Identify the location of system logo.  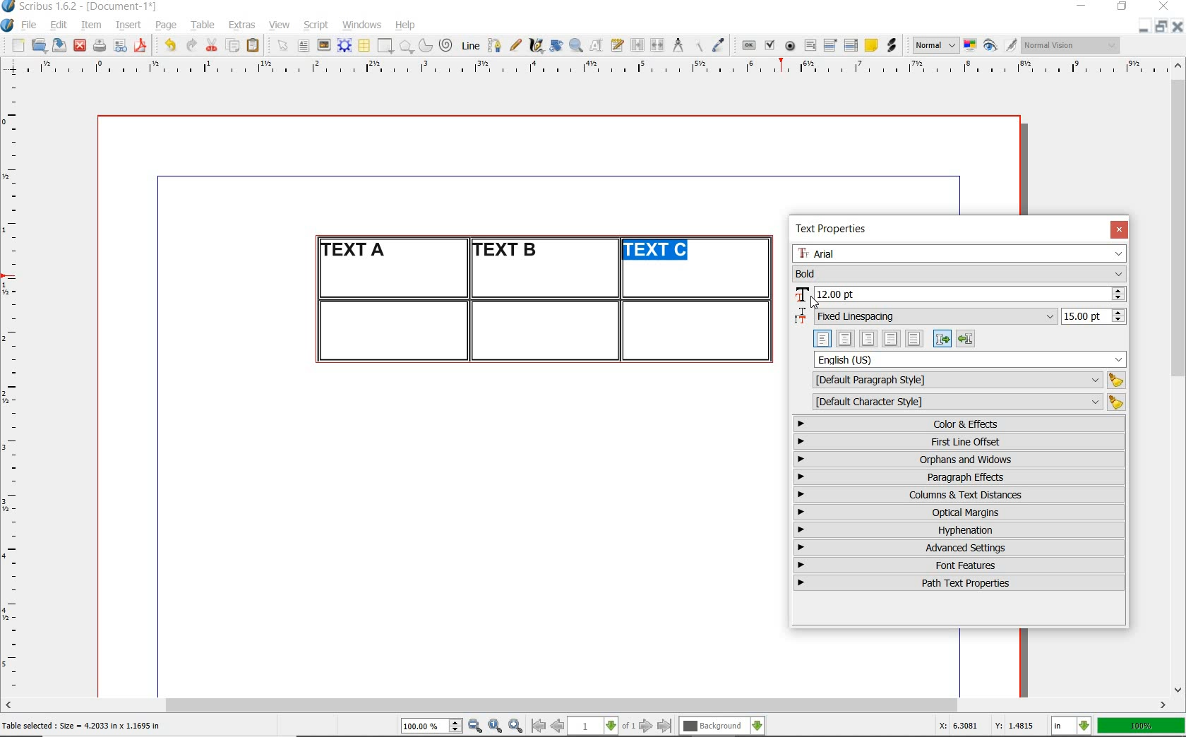
(8, 25).